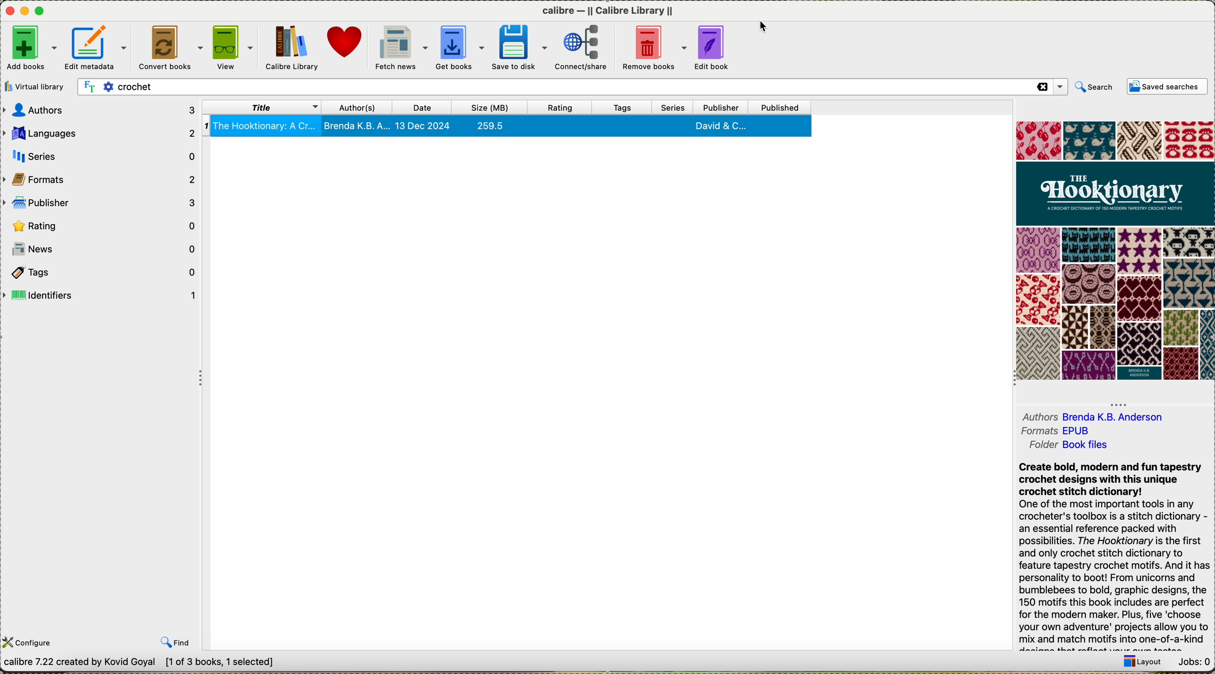  I want to click on edit metadata, so click(97, 47).